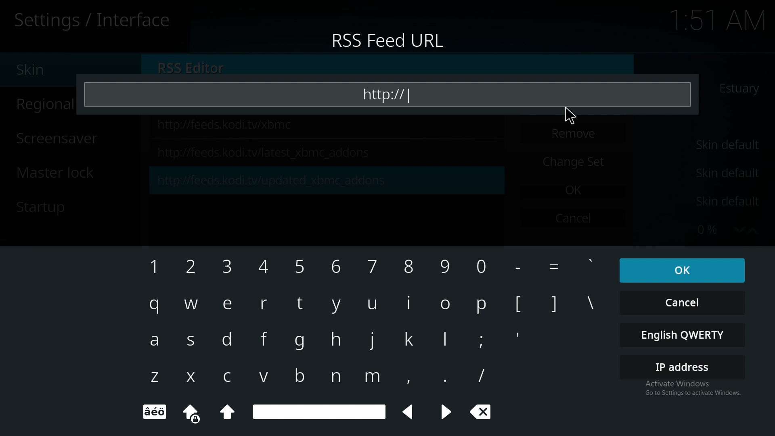  I want to click on r, so click(264, 306).